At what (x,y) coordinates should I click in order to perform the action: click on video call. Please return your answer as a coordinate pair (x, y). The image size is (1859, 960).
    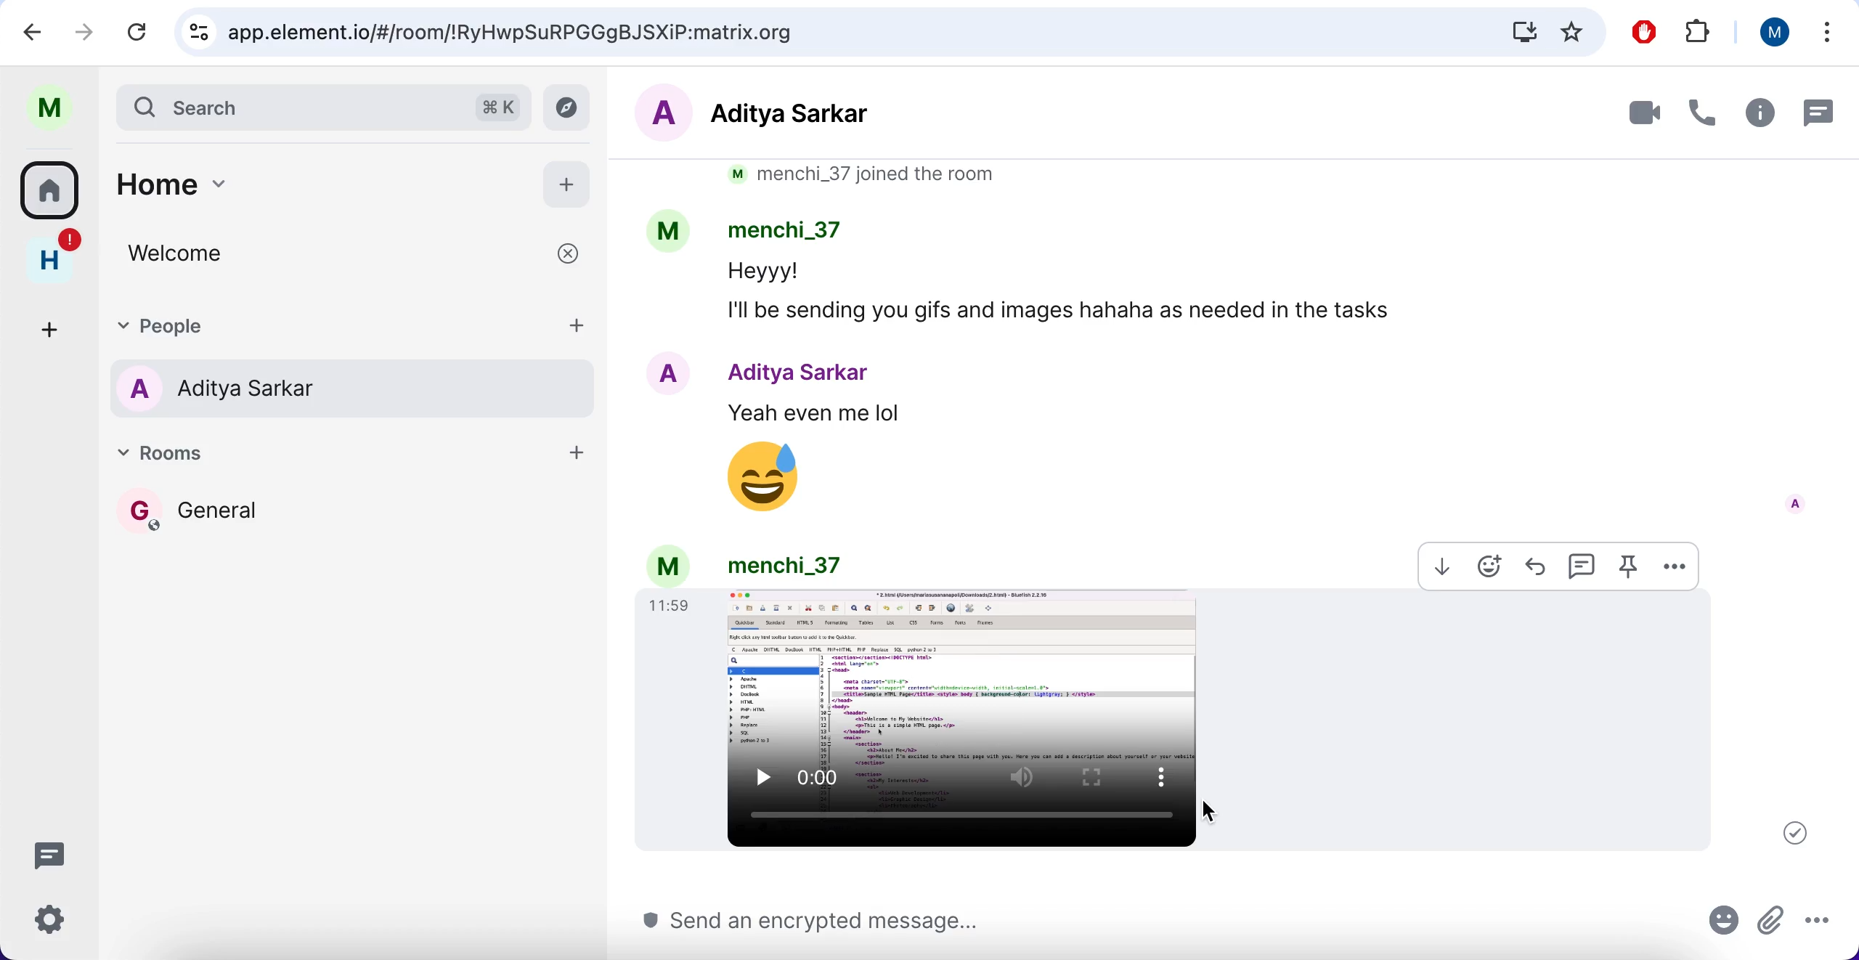
    Looking at the image, I should click on (1644, 115).